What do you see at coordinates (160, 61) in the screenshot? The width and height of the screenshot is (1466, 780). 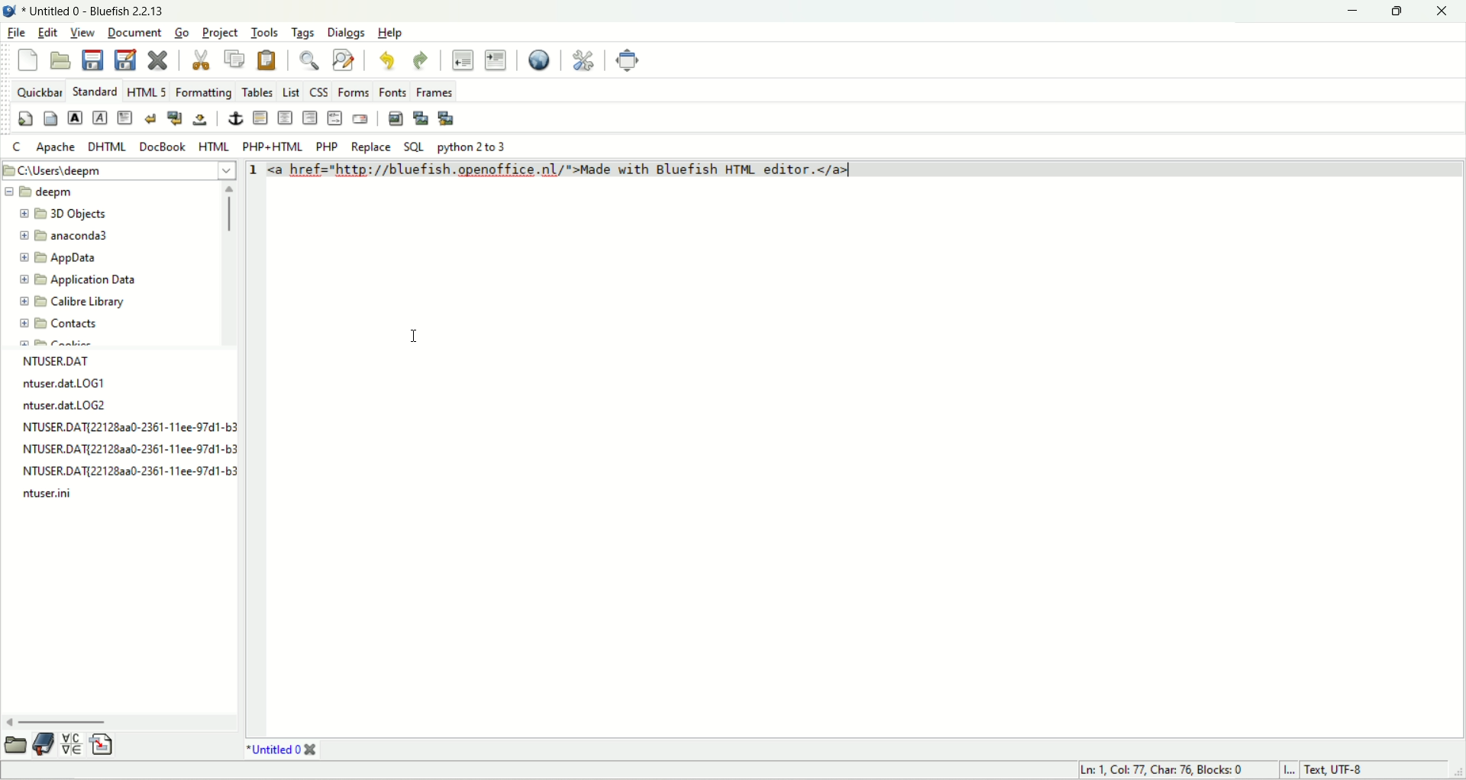 I see `close current file` at bounding box center [160, 61].